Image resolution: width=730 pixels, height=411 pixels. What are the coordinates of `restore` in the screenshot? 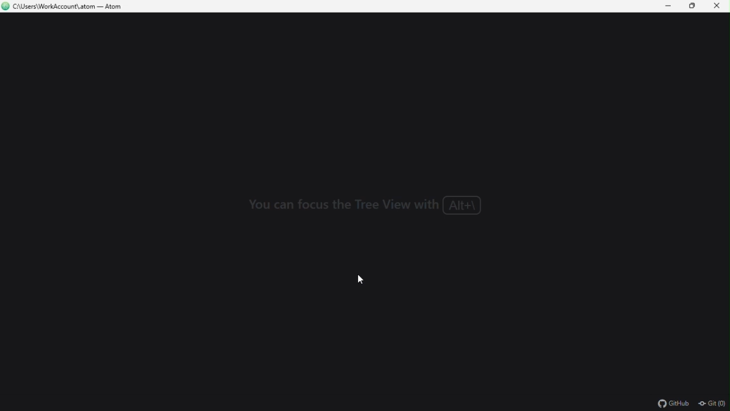 It's located at (695, 7).